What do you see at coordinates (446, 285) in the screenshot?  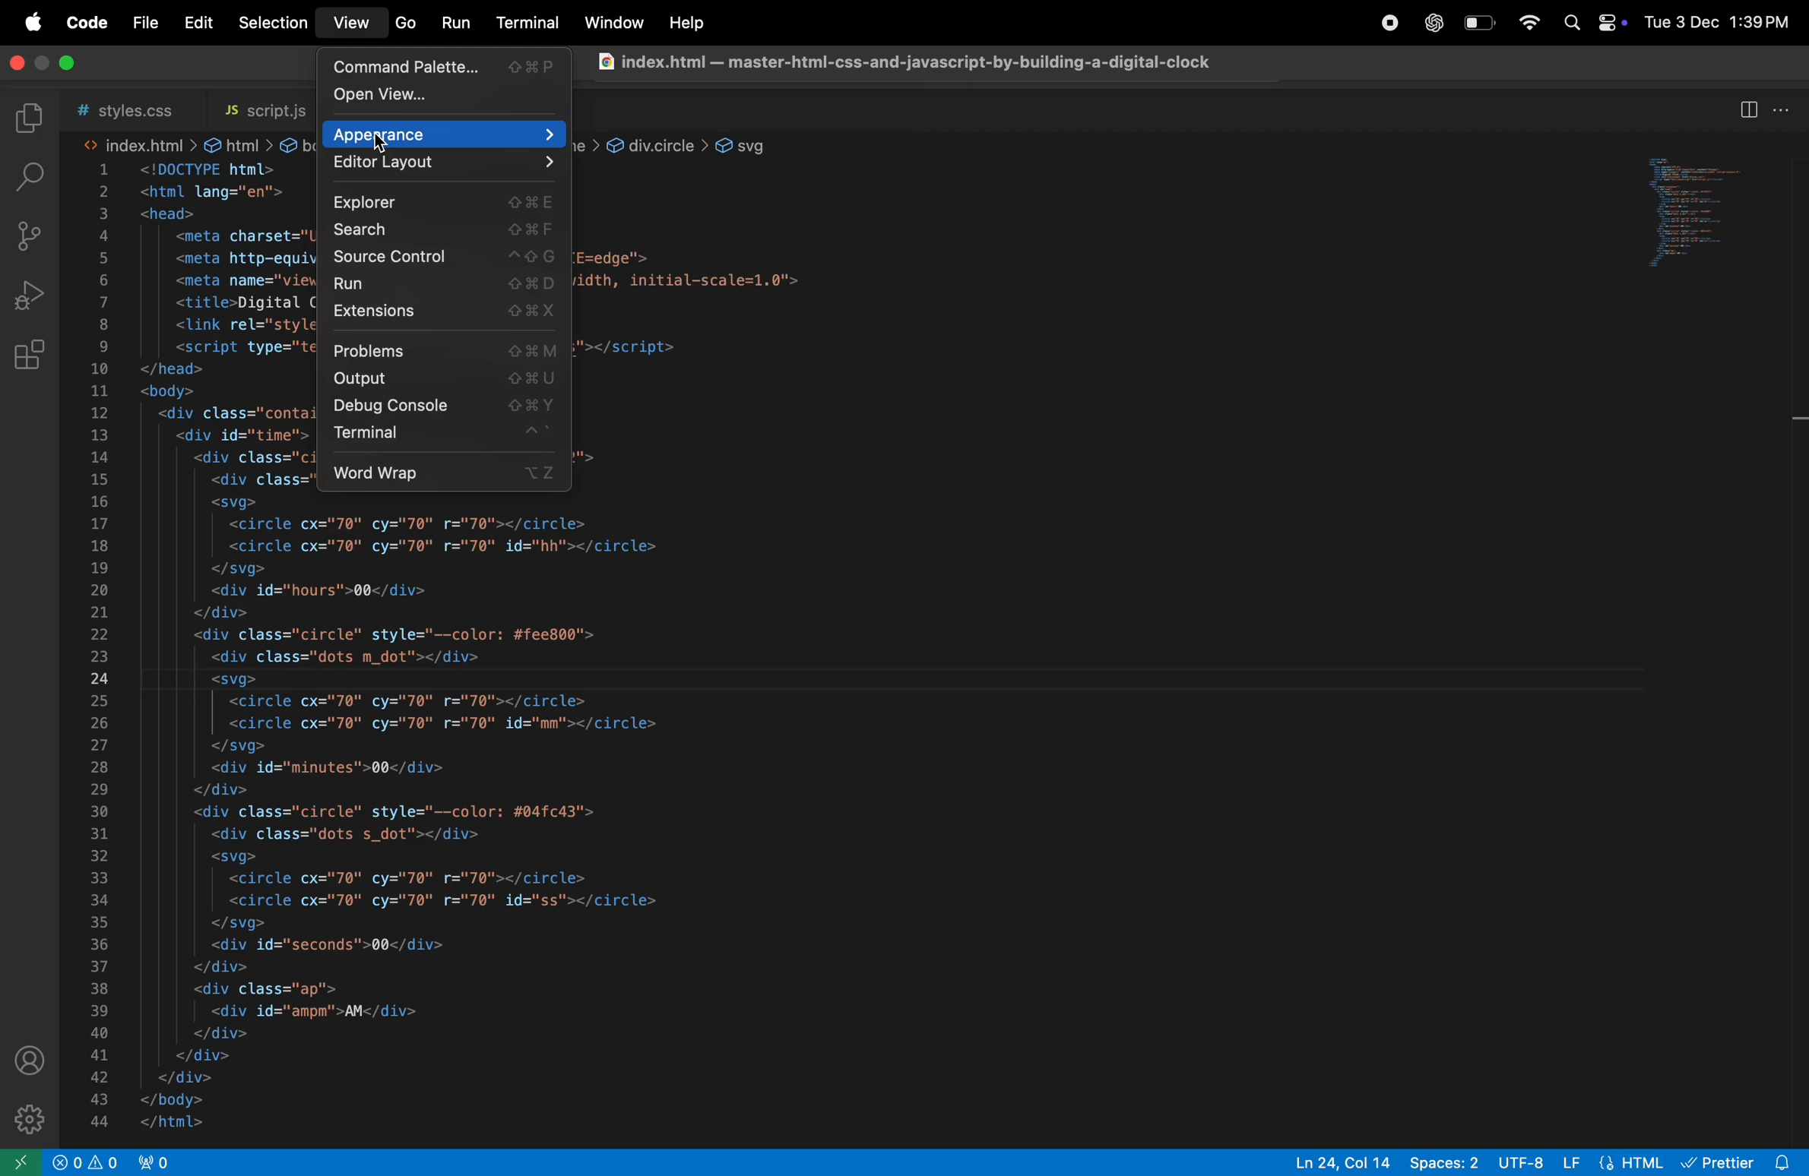 I see `run` at bounding box center [446, 285].